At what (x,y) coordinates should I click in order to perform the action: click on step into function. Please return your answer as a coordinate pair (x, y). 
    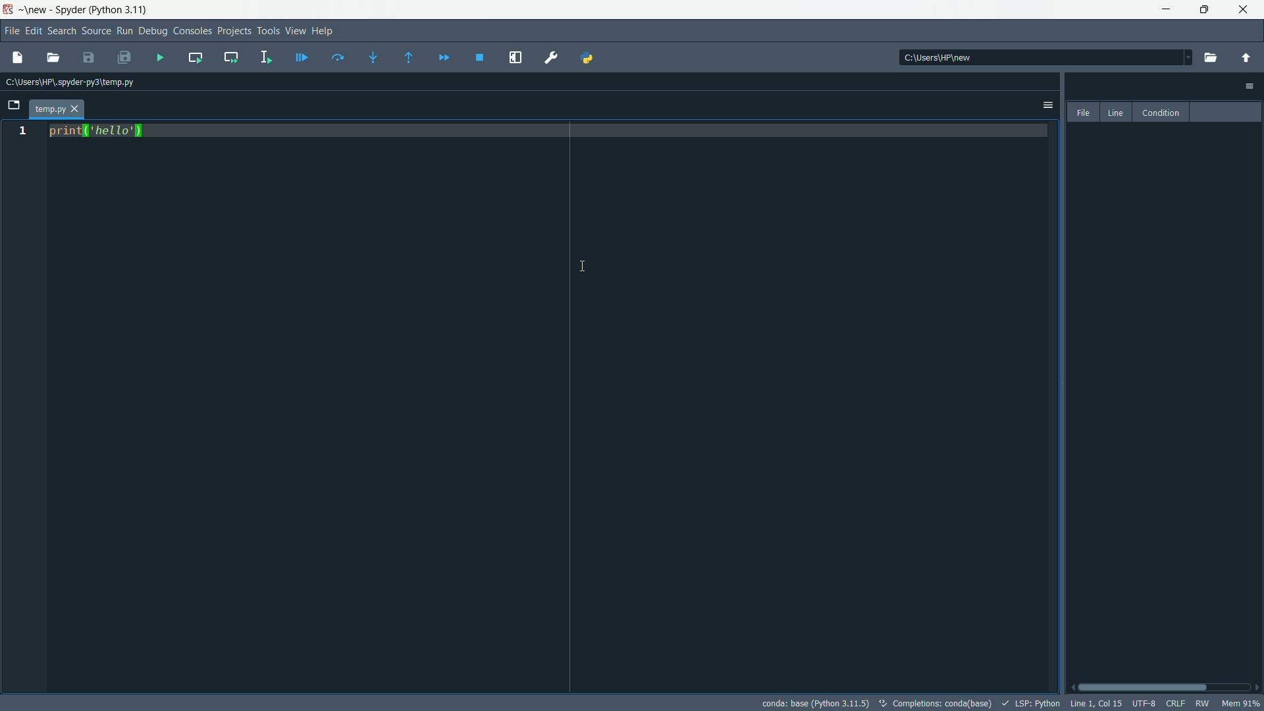
    Looking at the image, I should click on (375, 56).